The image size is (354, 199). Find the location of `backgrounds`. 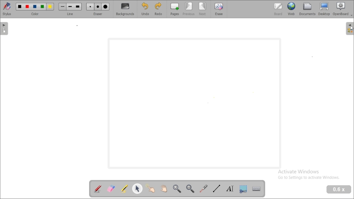

backgrounds is located at coordinates (125, 9).